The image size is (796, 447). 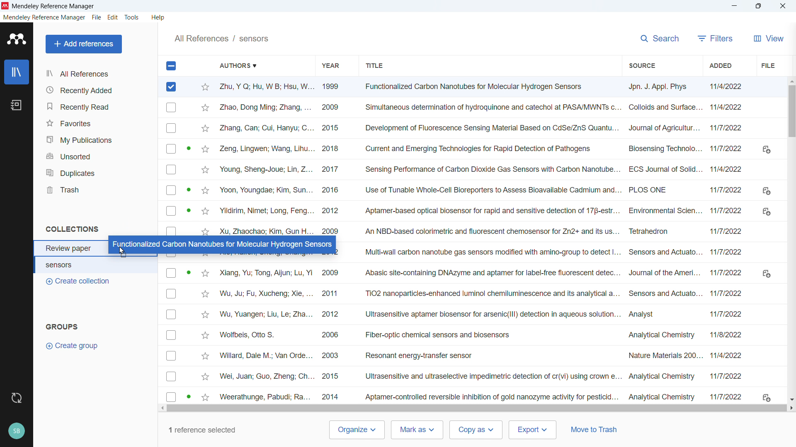 What do you see at coordinates (532, 430) in the screenshot?
I see `Export` at bounding box center [532, 430].